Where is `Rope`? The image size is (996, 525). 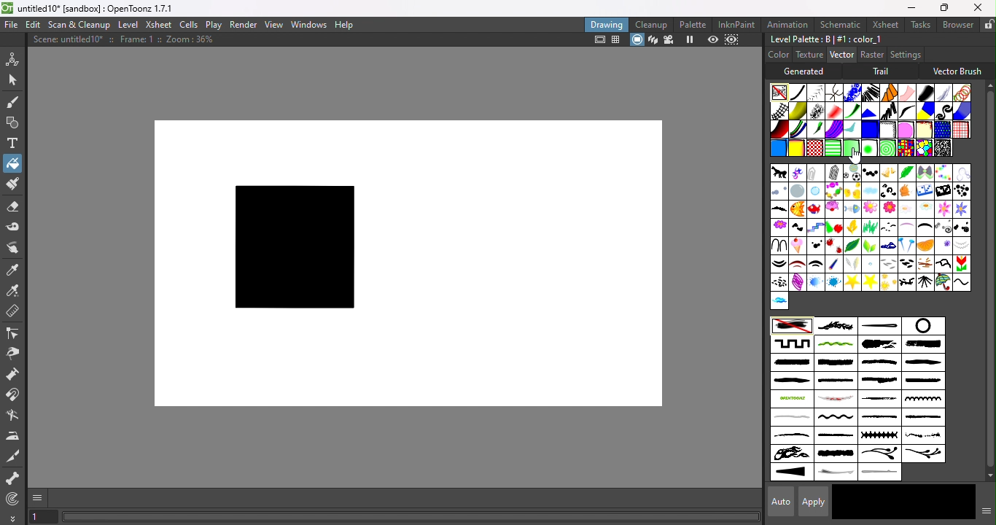 Rope is located at coordinates (890, 93).